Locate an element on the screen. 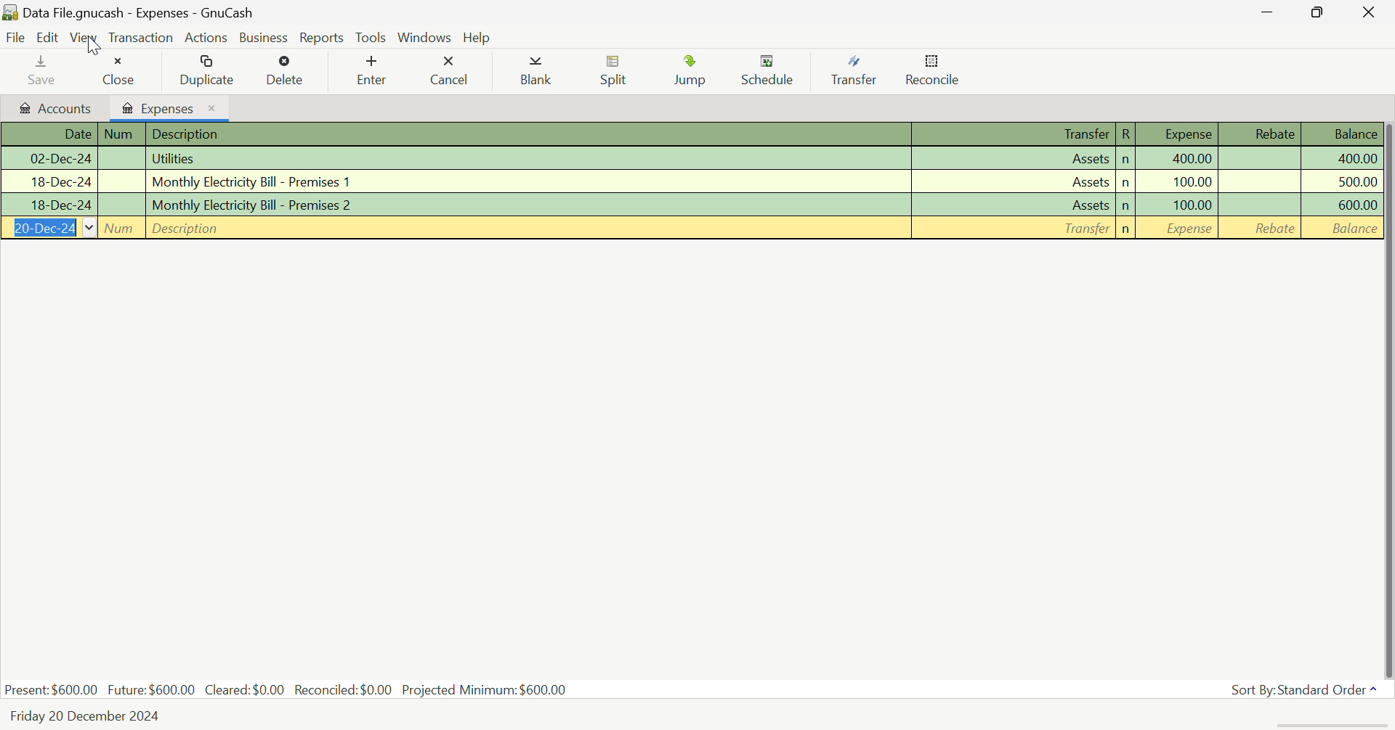 This screenshot has width=1395, height=730. Assets is located at coordinates (1013, 181).